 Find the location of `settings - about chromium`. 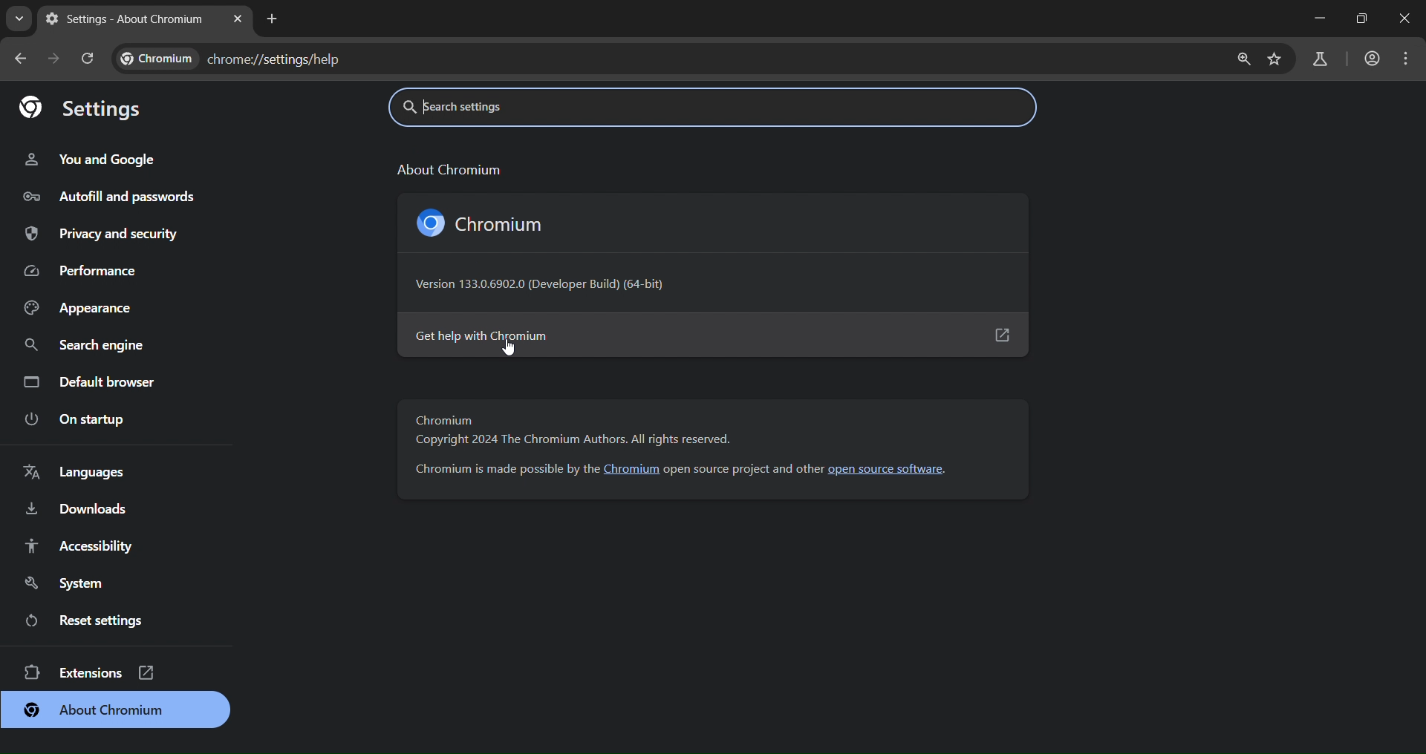

settings - about chromium is located at coordinates (123, 16).